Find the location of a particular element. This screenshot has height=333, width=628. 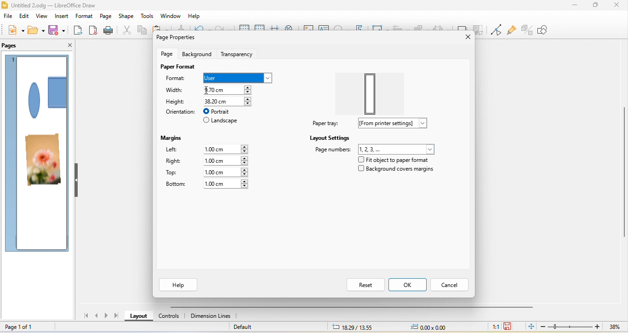

Untitled 2.odg - LibreOffice Draw is located at coordinates (55, 5).